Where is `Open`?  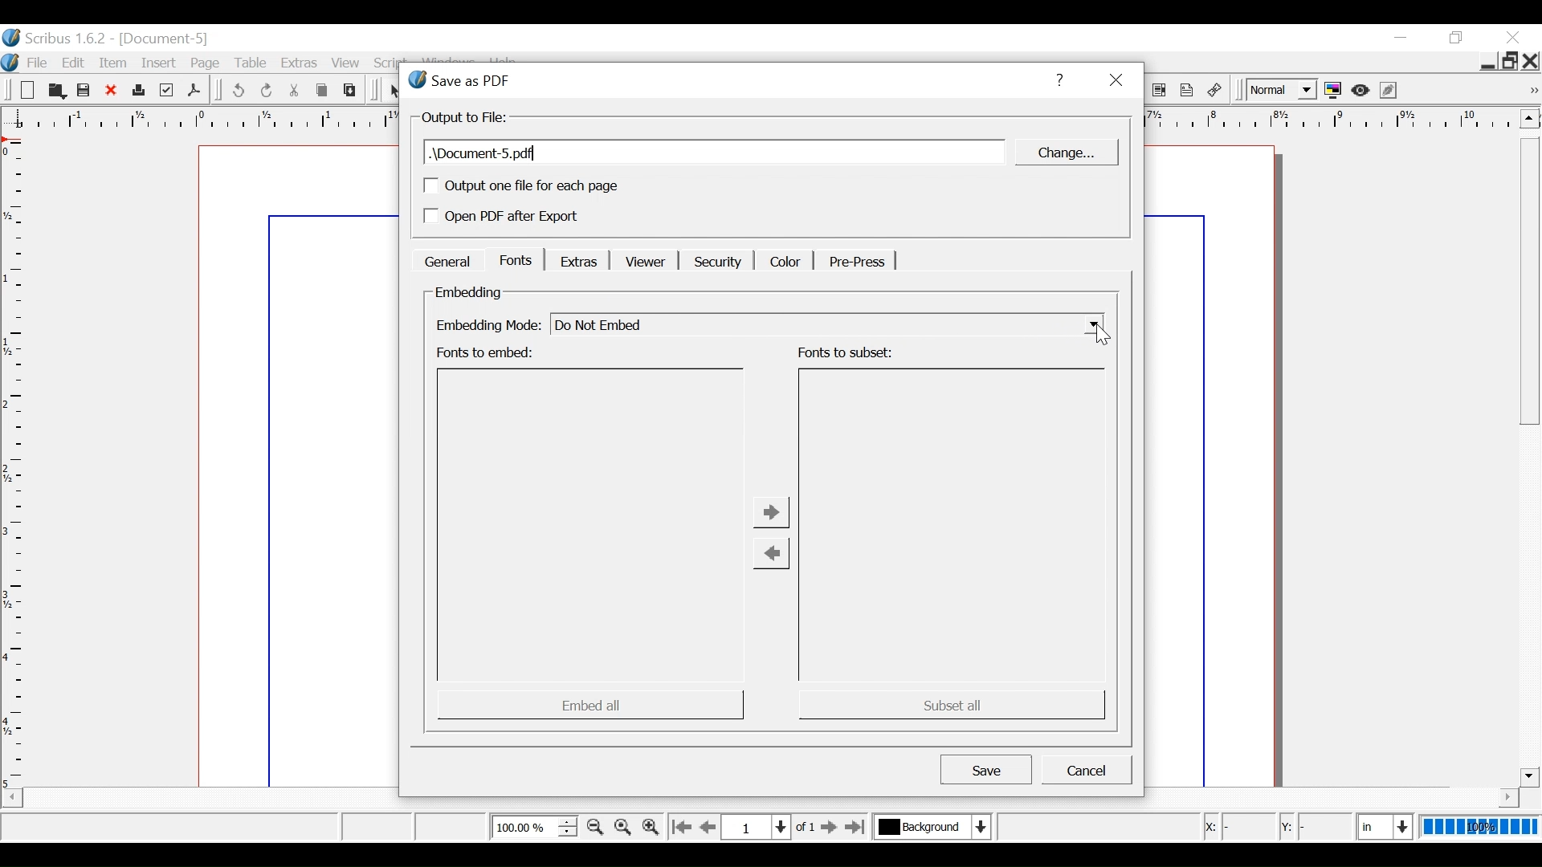
Open is located at coordinates (55, 91).